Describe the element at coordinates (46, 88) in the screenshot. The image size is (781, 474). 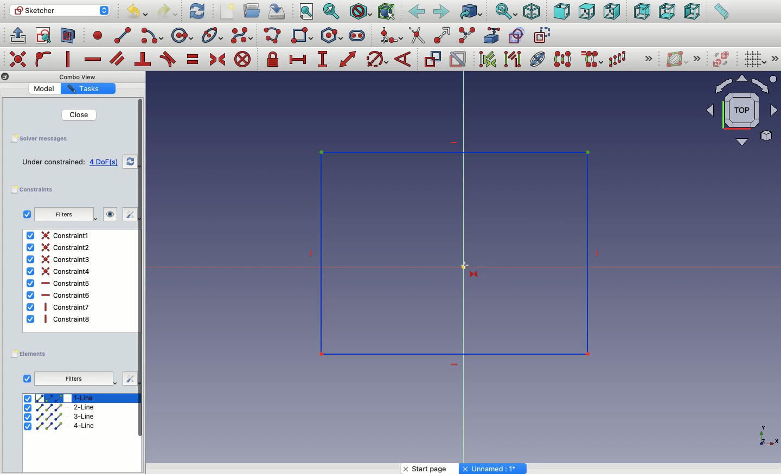
I see `Model` at that location.